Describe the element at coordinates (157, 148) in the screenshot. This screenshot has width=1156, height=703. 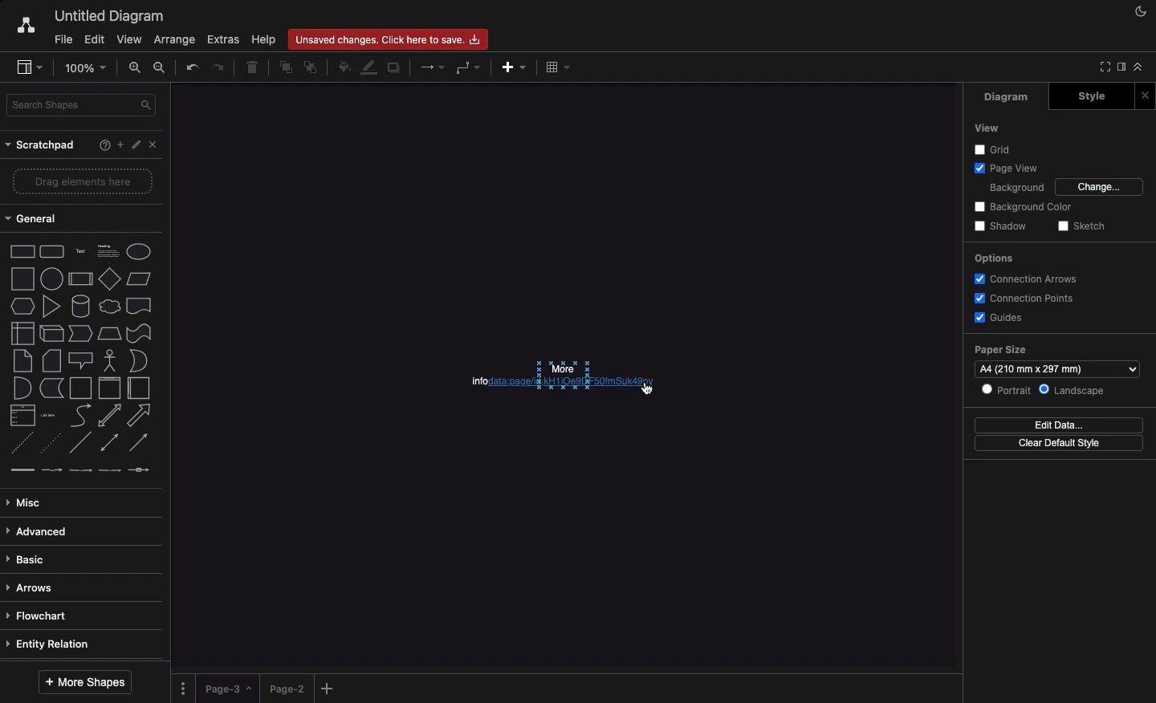
I see `Close` at that location.